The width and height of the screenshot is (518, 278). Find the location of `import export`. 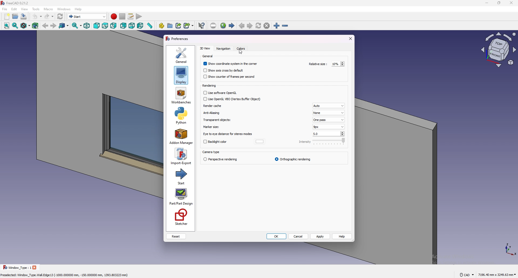

import export is located at coordinates (181, 156).